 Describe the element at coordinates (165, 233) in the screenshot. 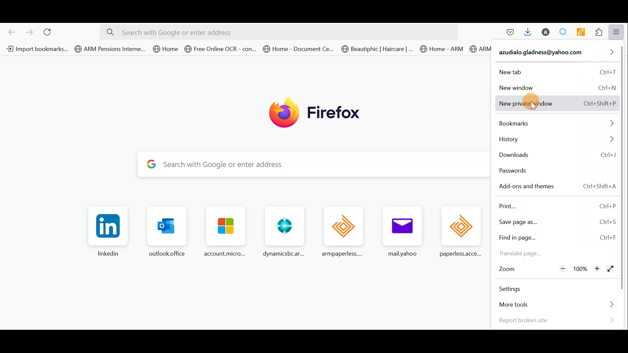

I see ` outlook office` at that location.